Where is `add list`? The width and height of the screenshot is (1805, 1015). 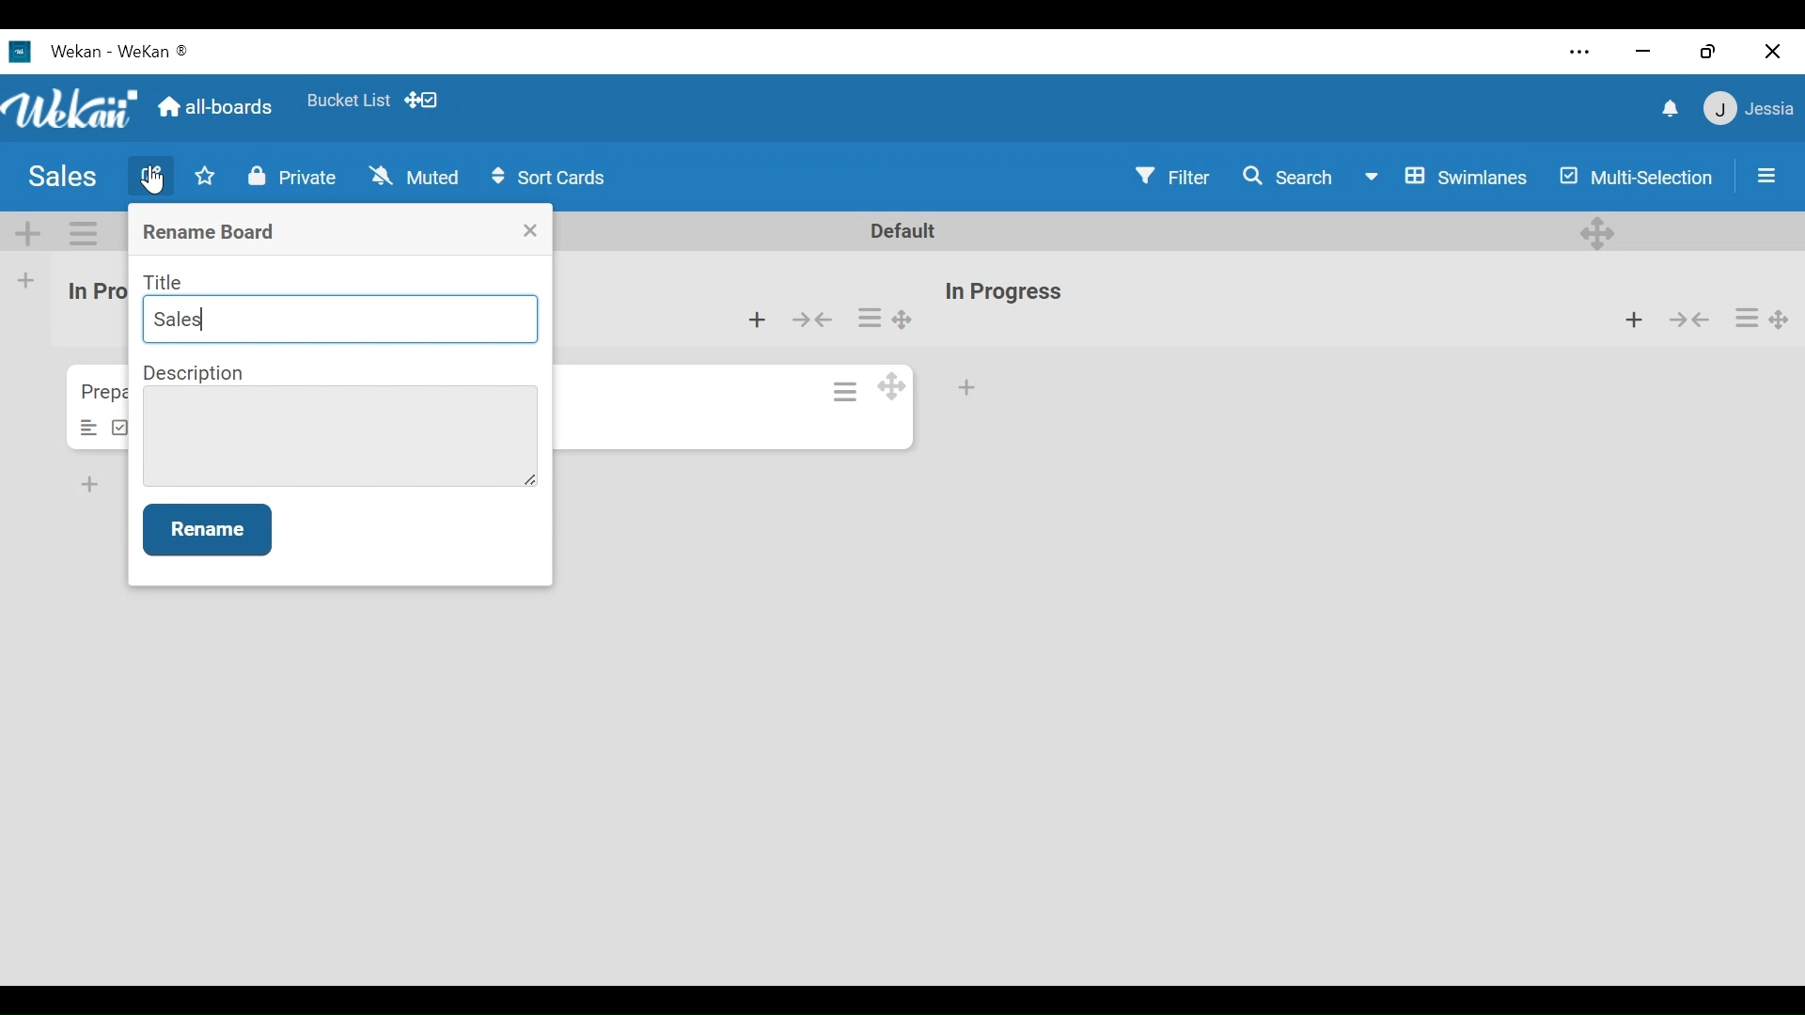
add list is located at coordinates (37, 280).